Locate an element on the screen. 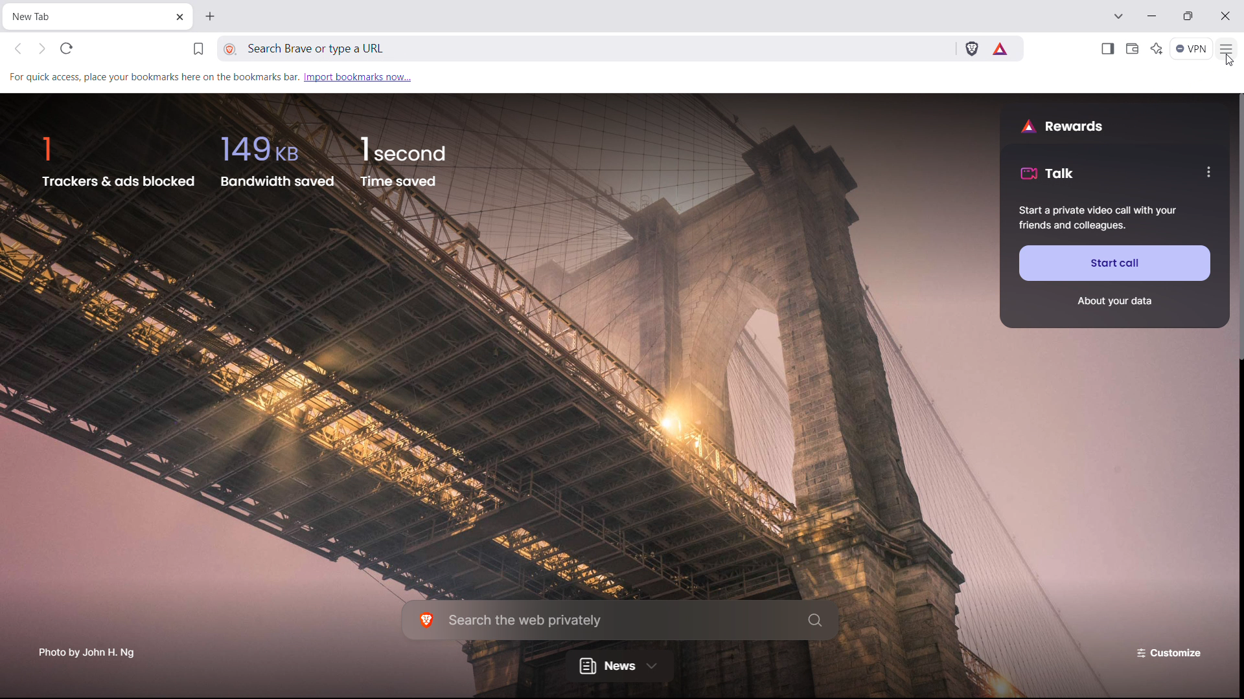 The image size is (1244, 699). Start a private video call with your friends and colleagues. is located at coordinates (1095, 217).